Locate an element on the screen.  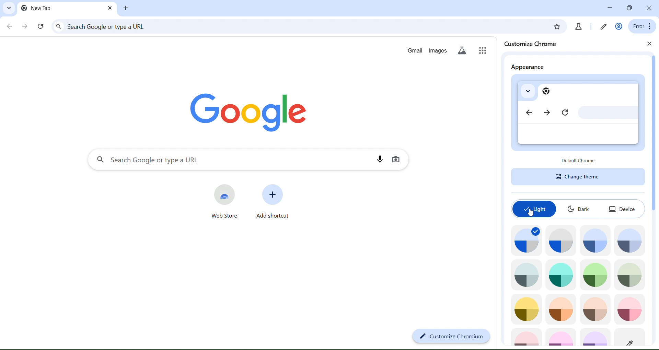
image is located at coordinates (597, 240).